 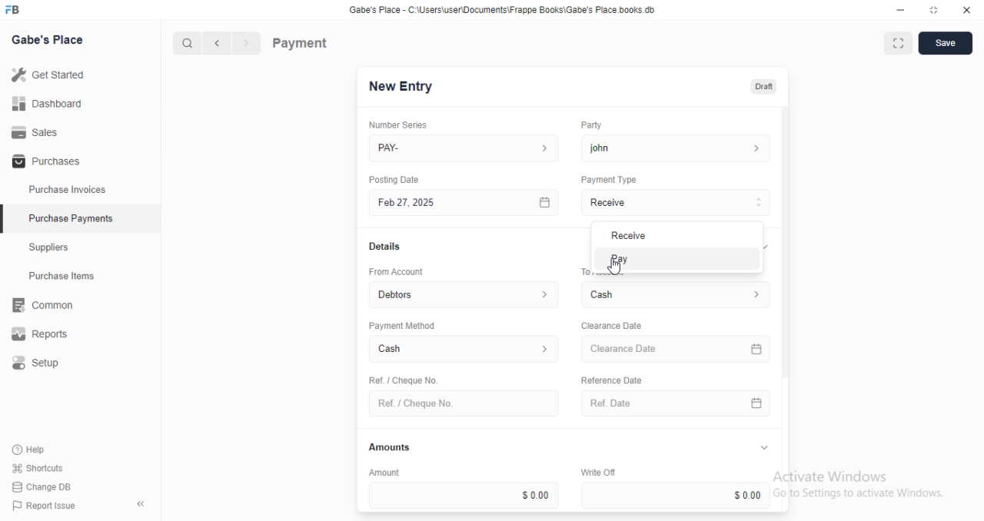 What do you see at coordinates (48, 74) in the screenshot?
I see `Get Started` at bounding box center [48, 74].